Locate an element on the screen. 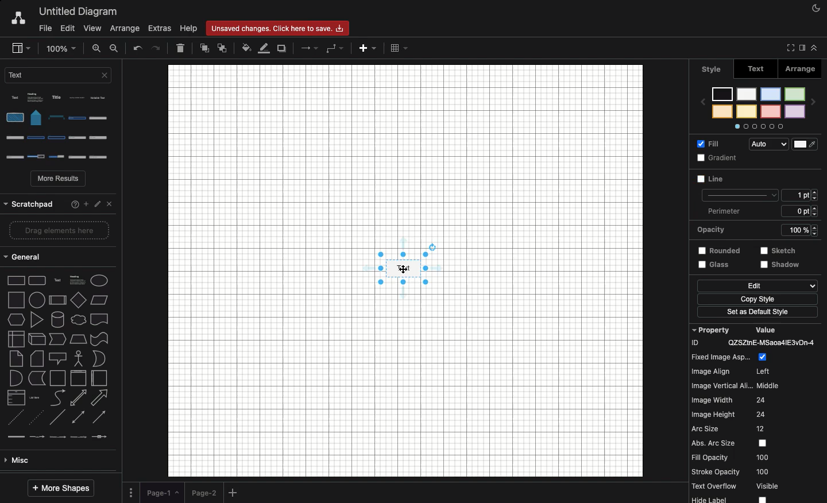 This screenshot has height=503, width=827. View is located at coordinates (93, 29).